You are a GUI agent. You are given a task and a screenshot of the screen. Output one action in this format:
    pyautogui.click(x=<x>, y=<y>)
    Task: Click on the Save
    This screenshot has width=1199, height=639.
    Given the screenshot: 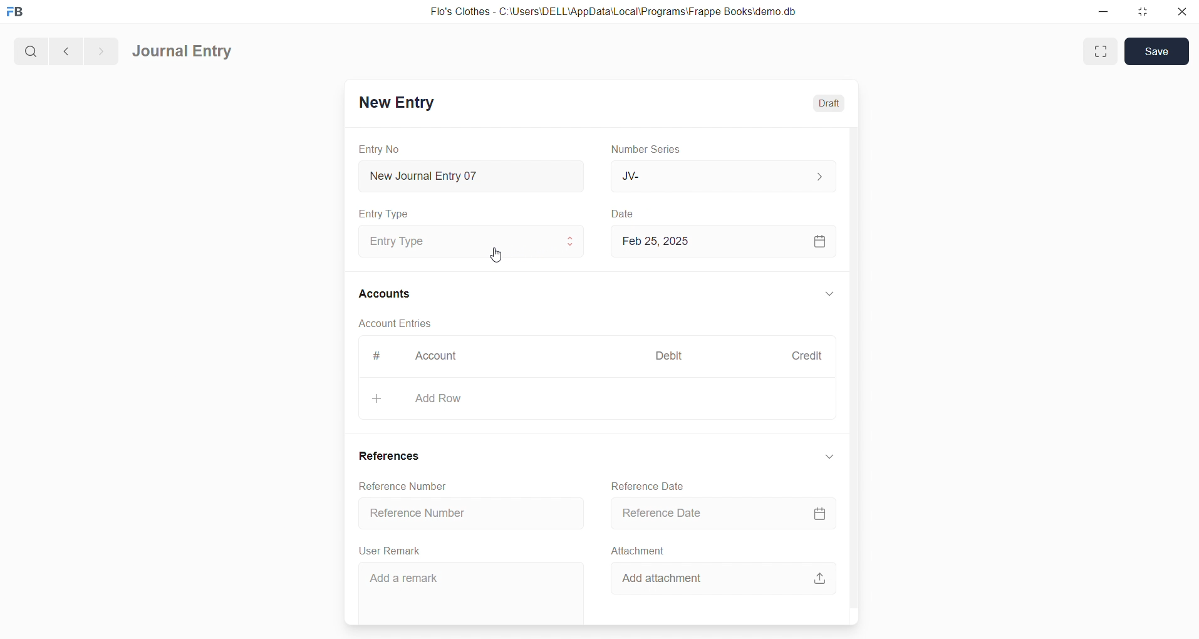 What is the action you would take?
    pyautogui.click(x=1157, y=51)
    